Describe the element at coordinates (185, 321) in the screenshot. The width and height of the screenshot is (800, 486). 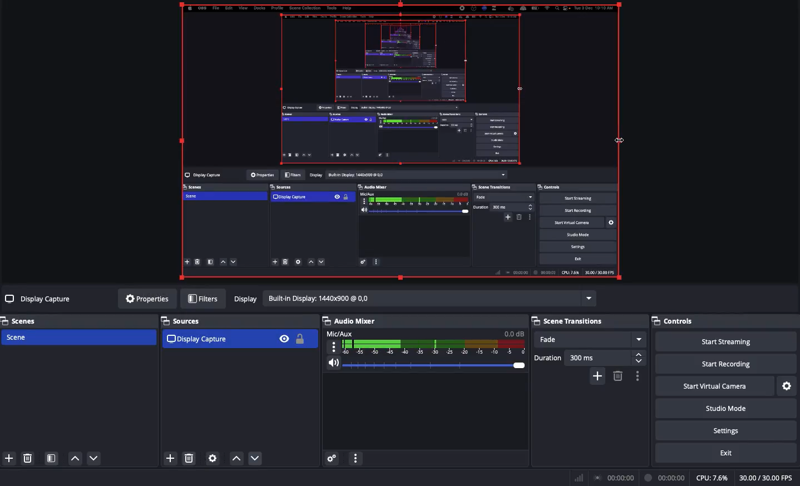
I see `Sources` at that location.